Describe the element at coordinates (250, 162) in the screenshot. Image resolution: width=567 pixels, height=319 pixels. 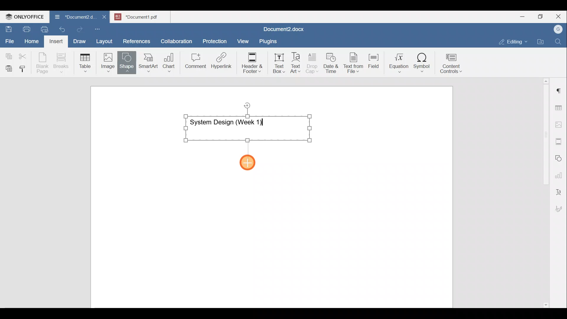
I see `Cursor` at that location.